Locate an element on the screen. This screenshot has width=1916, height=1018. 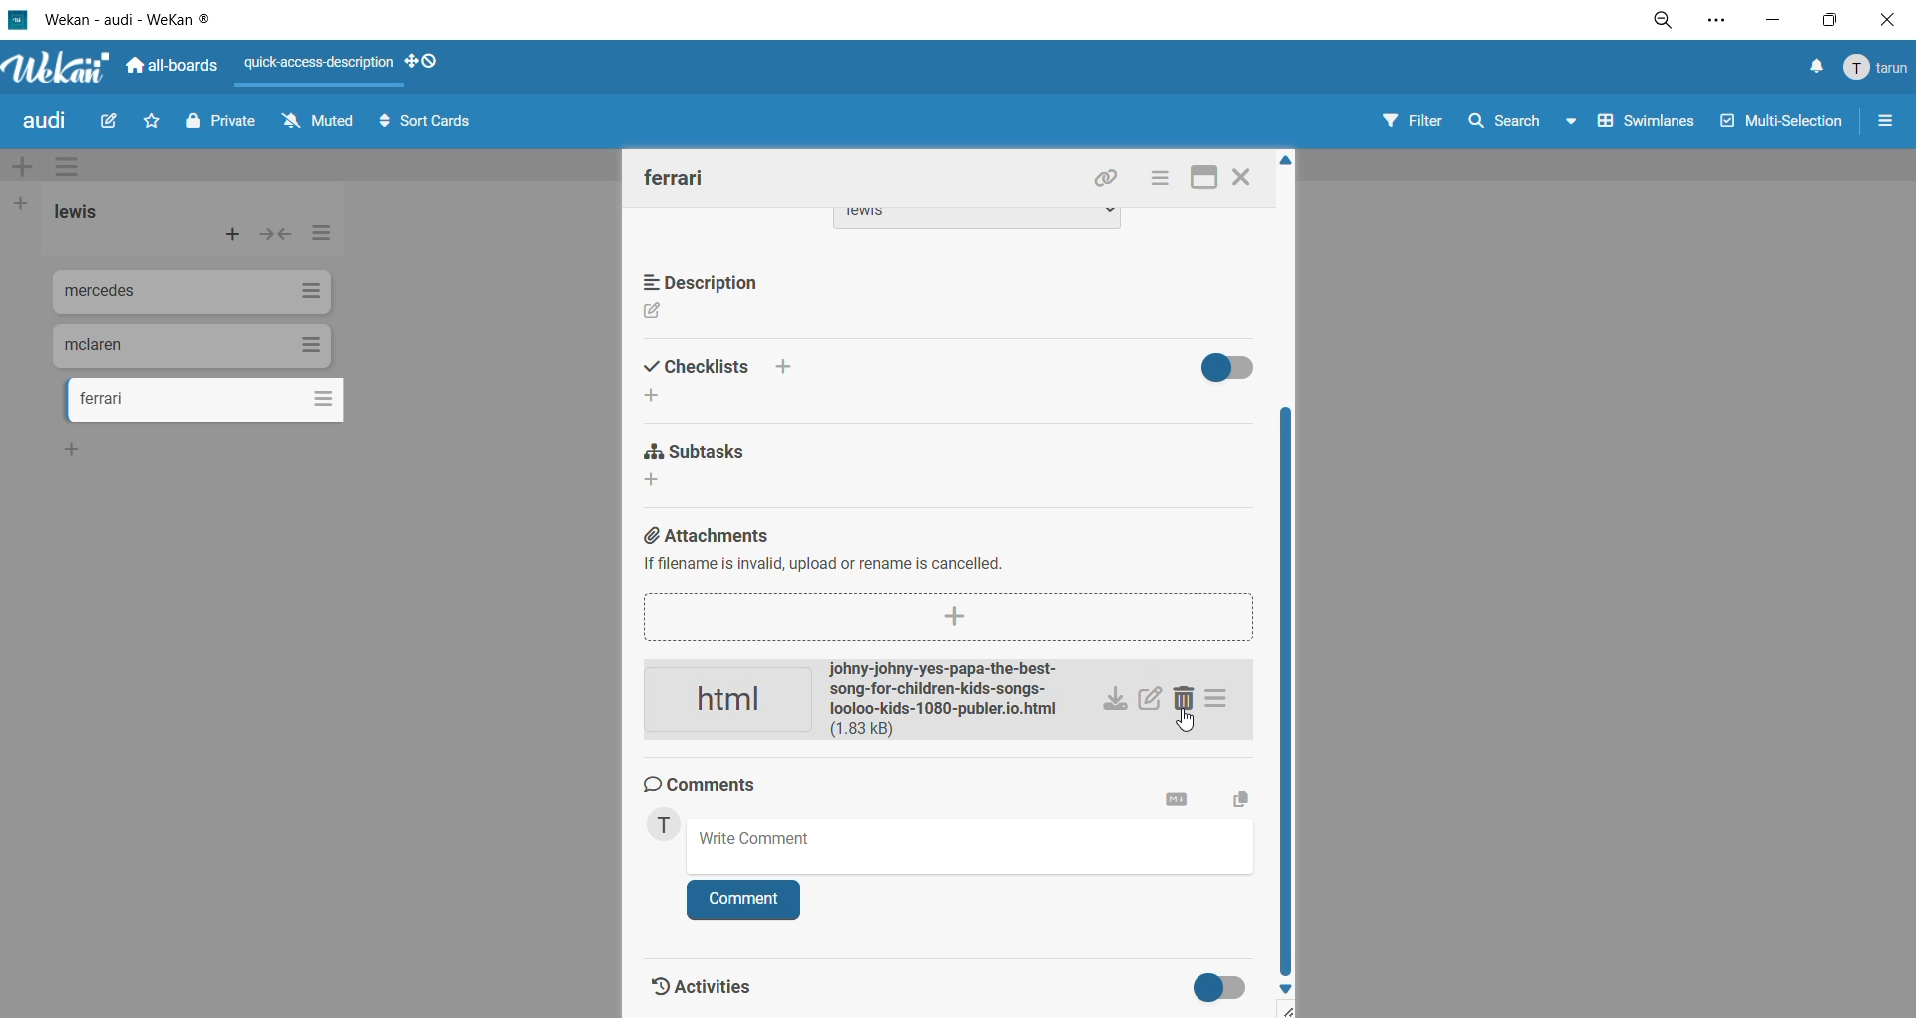
hide completed checklist is located at coordinates (1236, 368).